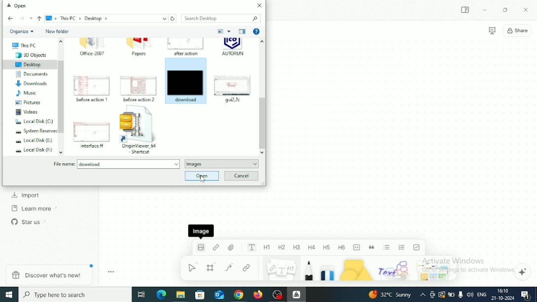 This screenshot has height=302, width=537. What do you see at coordinates (118, 164) in the screenshot?
I see `File name:` at bounding box center [118, 164].